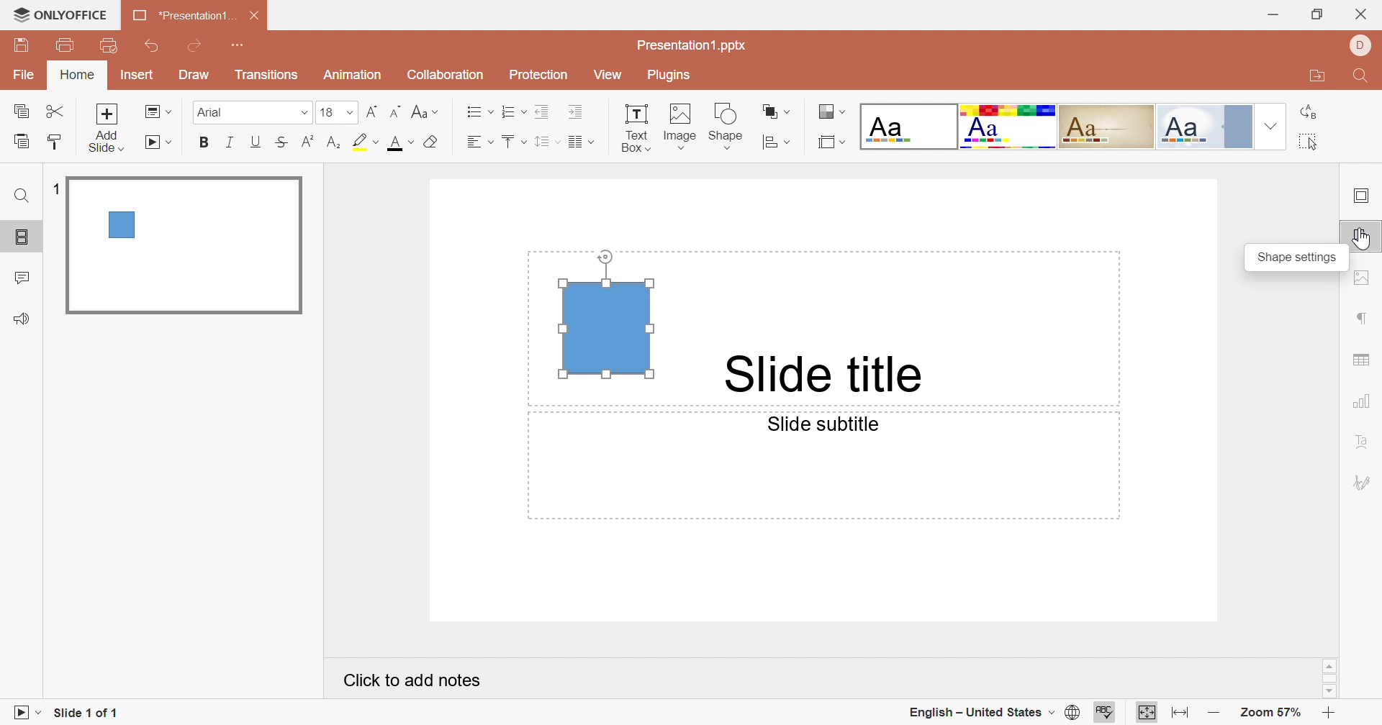 Image resolution: width=1382 pixels, height=725 pixels. What do you see at coordinates (1367, 442) in the screenshot?
I see `Text Art settings` at bounding box center [1367, 442].